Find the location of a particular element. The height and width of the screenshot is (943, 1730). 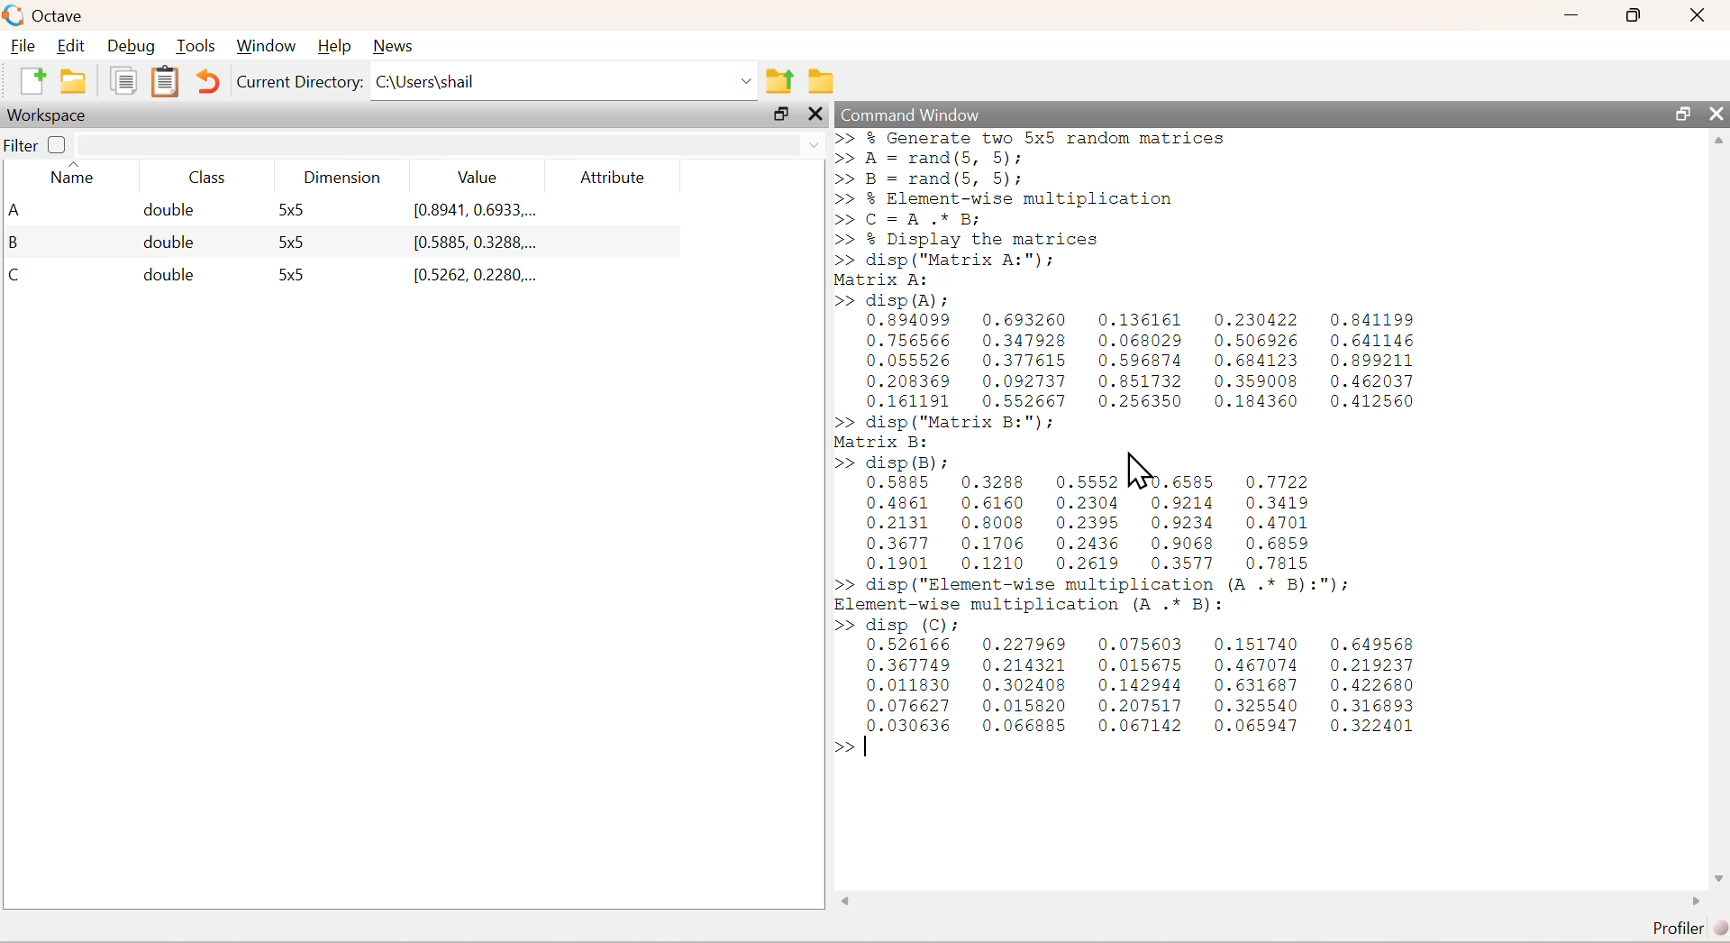

A double 5x5 0.8941, 0.6933...
B double 5x5 [0.5885, 0.3288...
C double 5x5 0.5262, 0.2280... is located at coordinates (307, 244).